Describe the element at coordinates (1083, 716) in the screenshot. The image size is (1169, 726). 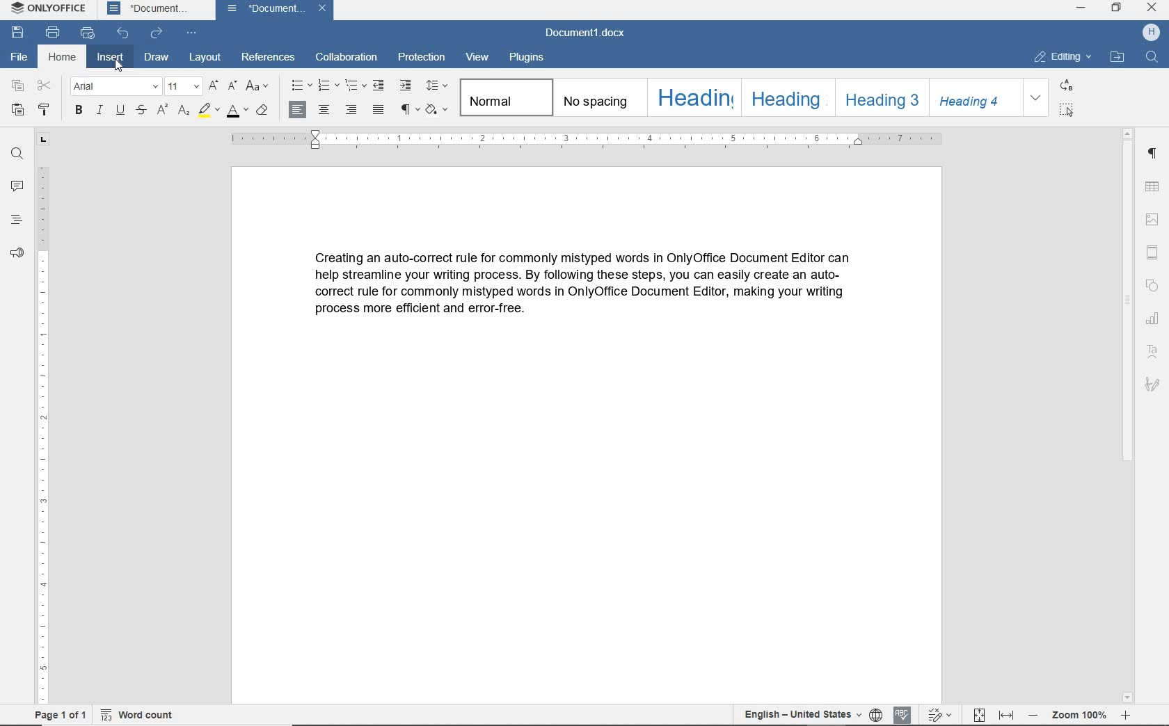
I see `zoom out or zoom in` at that location.